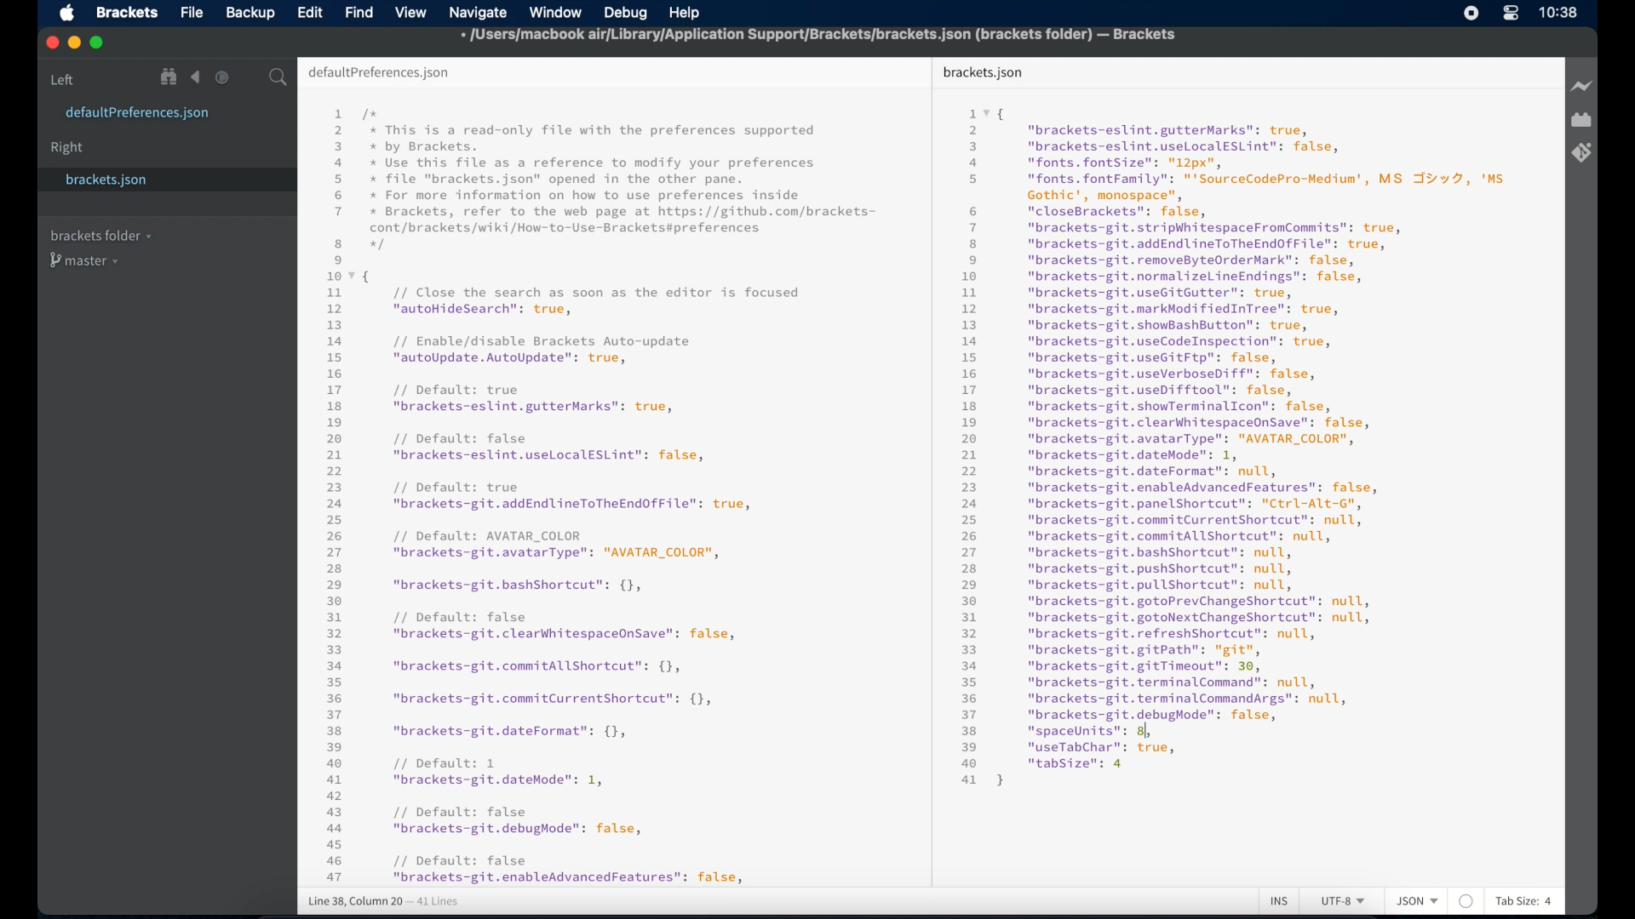 The height and width of the screenshot is (919, 1635). I want to click on navigate backward, so click(196, 77).